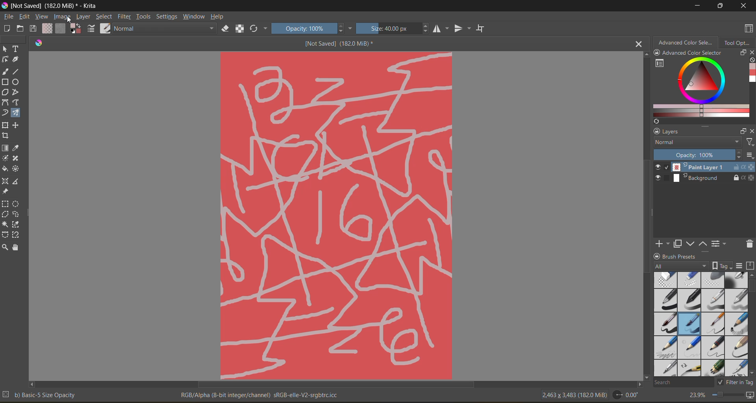 The width and height of the screenshot is (756, 403). What do you see at coordinates (32, 383) in the screenshot?
I see `Scroll left` at bounding box center [32, 383].